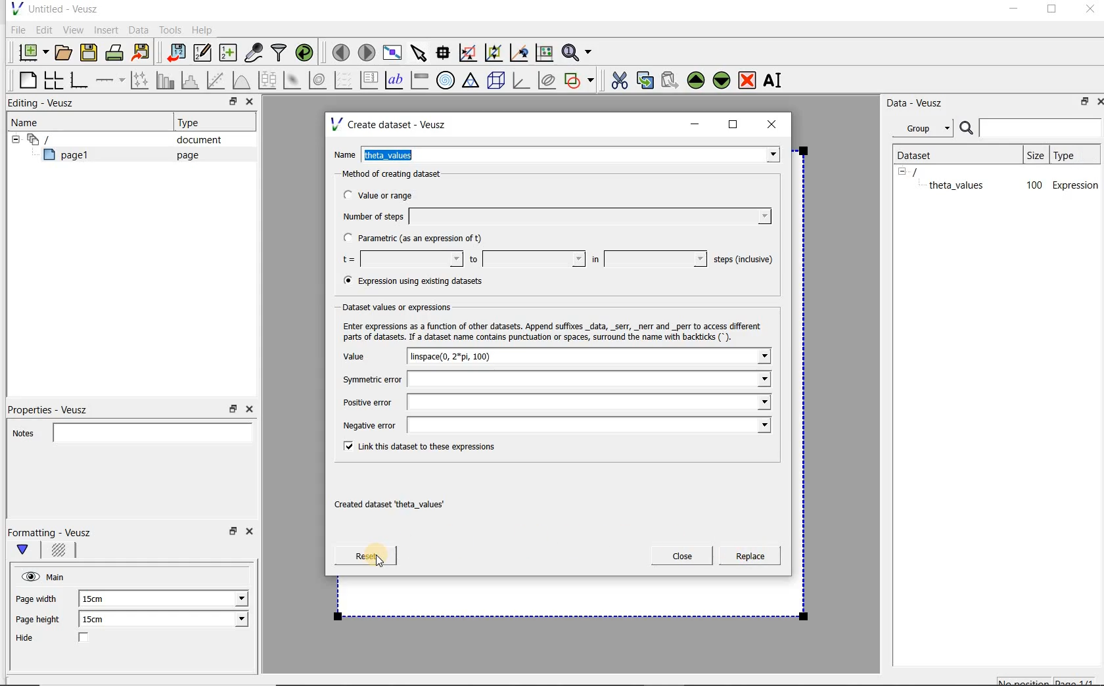 The height and width of the screenshot is (686, 1104). I want to click on hide sub menu, so click(12, 138).